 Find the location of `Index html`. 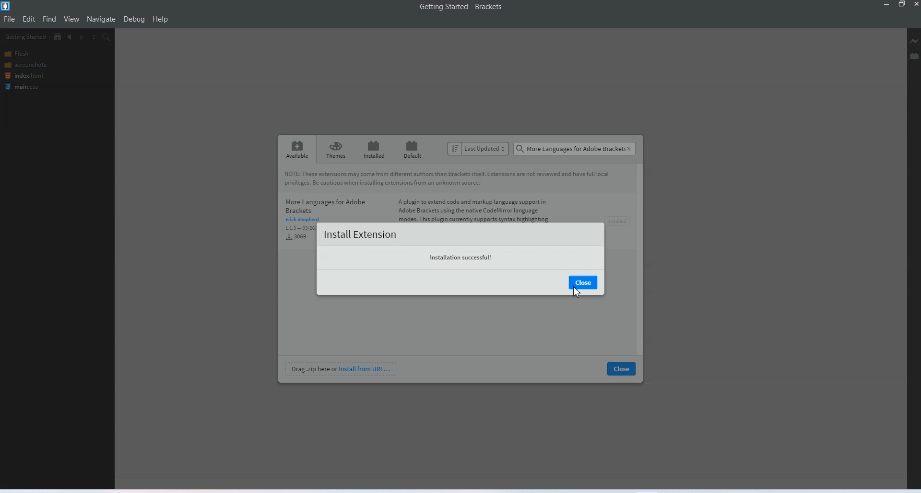

Index html is located at coordinates (33, 76).